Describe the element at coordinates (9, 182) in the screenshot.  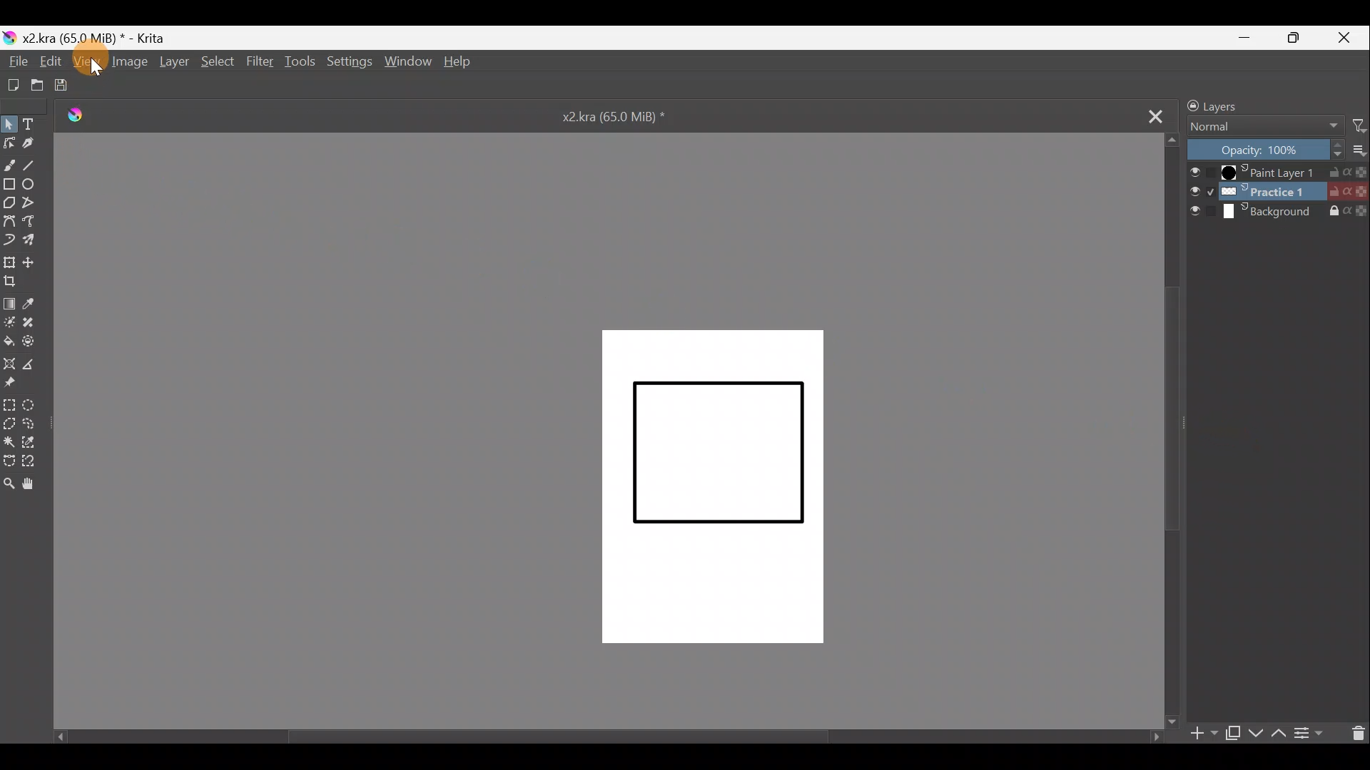
I see `Rectangle tool` at that location.